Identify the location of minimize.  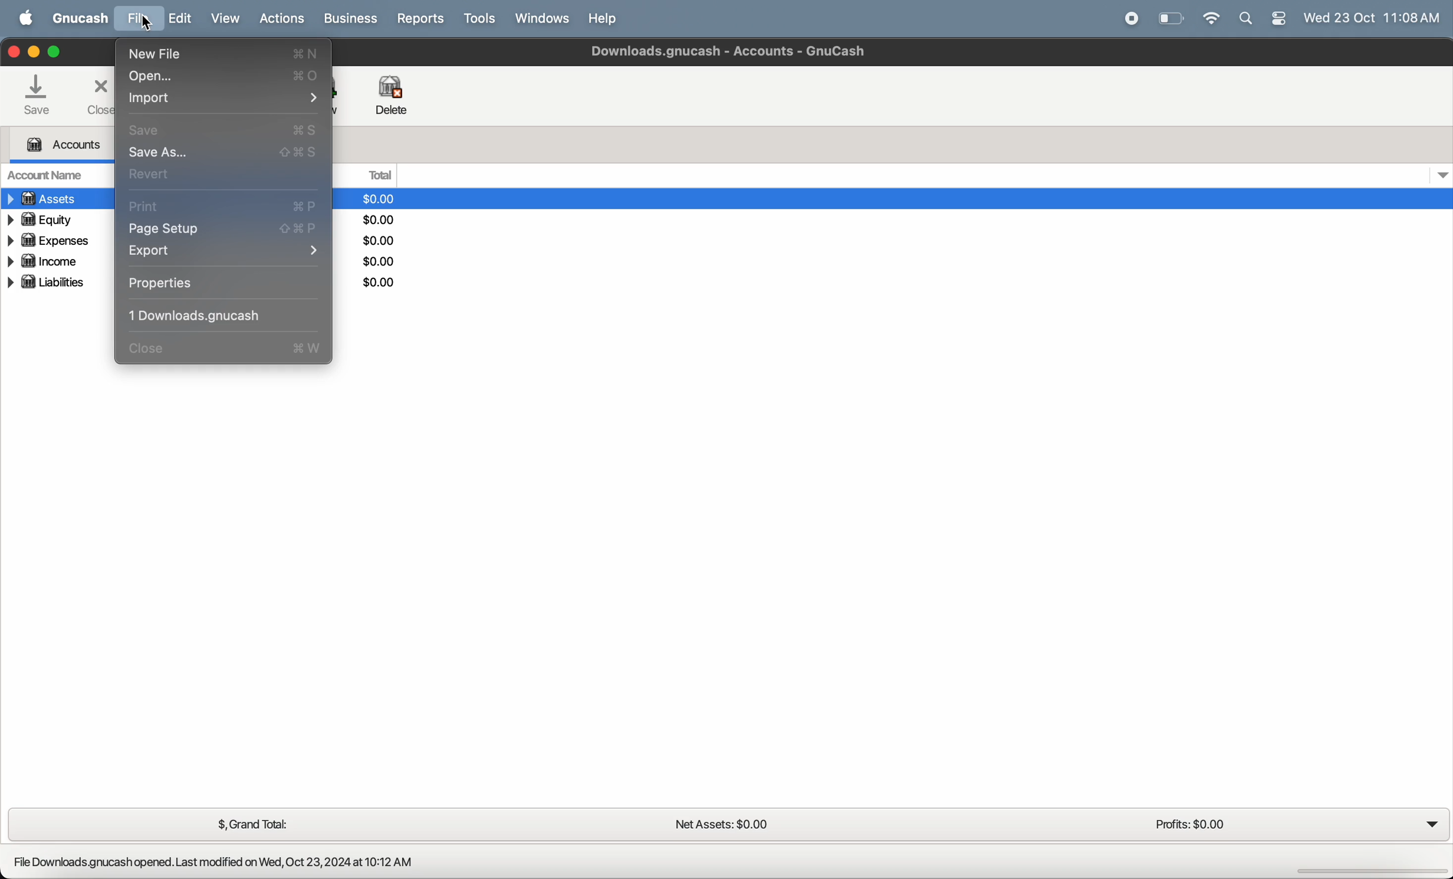
(36, 51).